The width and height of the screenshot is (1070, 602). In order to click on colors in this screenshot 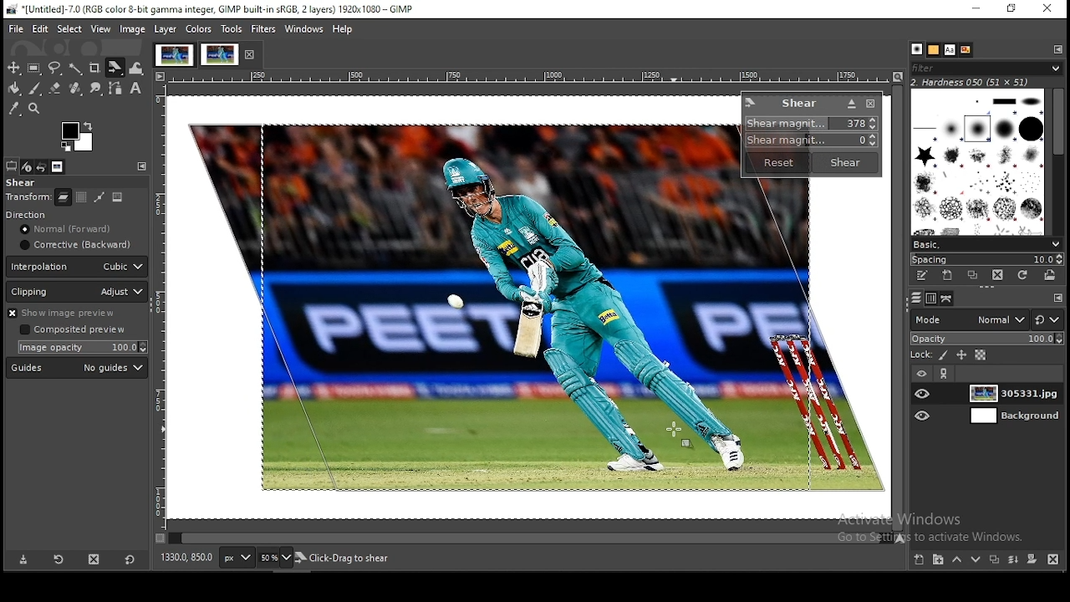, I will do `click(78, 135)`.